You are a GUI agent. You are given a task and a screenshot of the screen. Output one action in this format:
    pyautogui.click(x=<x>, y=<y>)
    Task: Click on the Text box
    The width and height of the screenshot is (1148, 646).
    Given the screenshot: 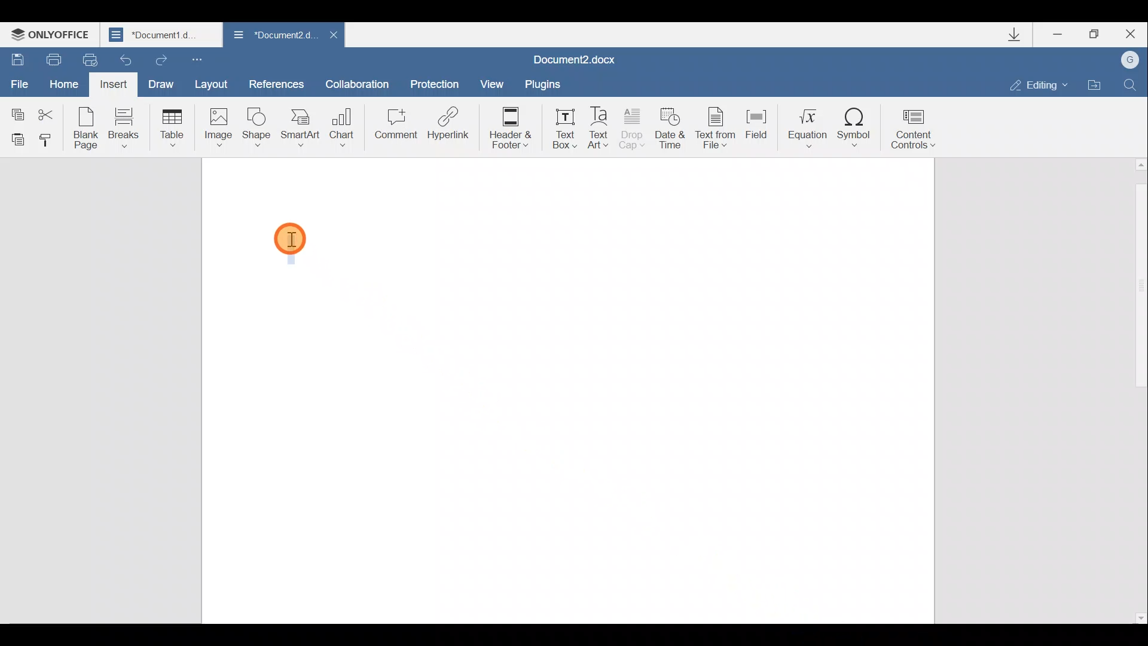 What is the action you would take?
    pyautogui.click(x=564, y=128)
    